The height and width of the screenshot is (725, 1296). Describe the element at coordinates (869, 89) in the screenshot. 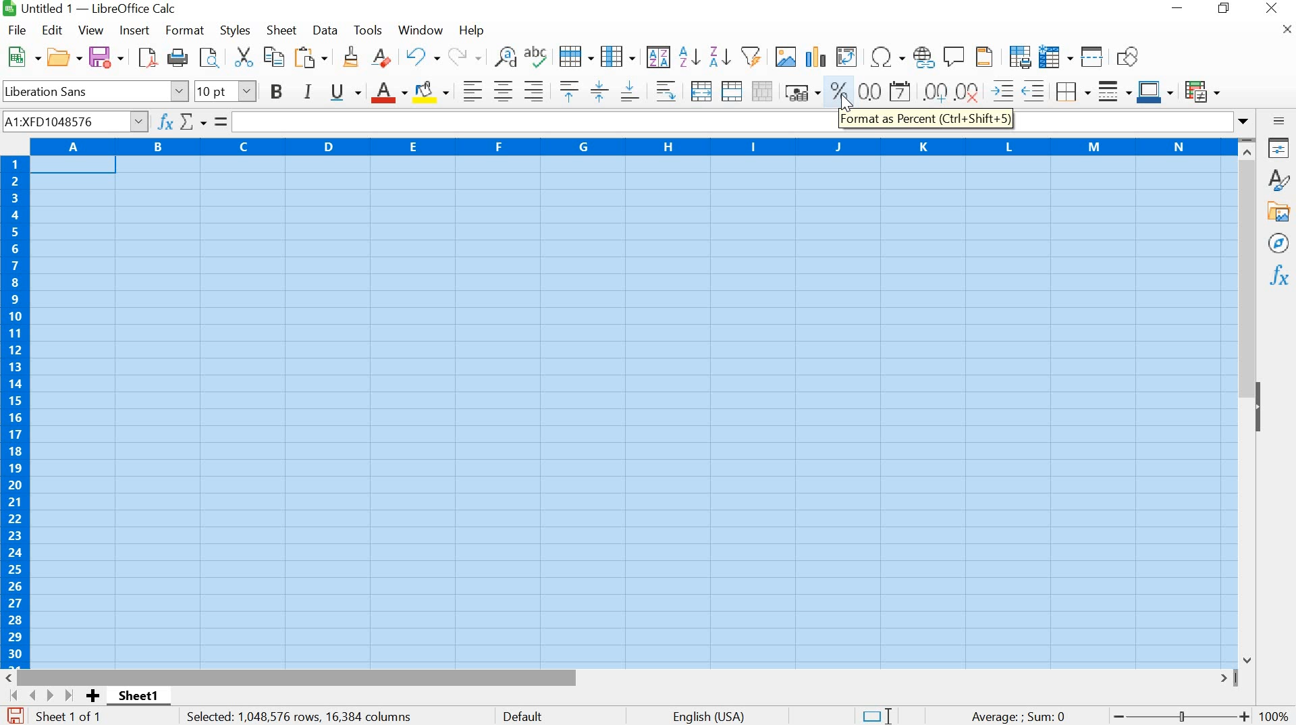

I see `Format as number` at that location.